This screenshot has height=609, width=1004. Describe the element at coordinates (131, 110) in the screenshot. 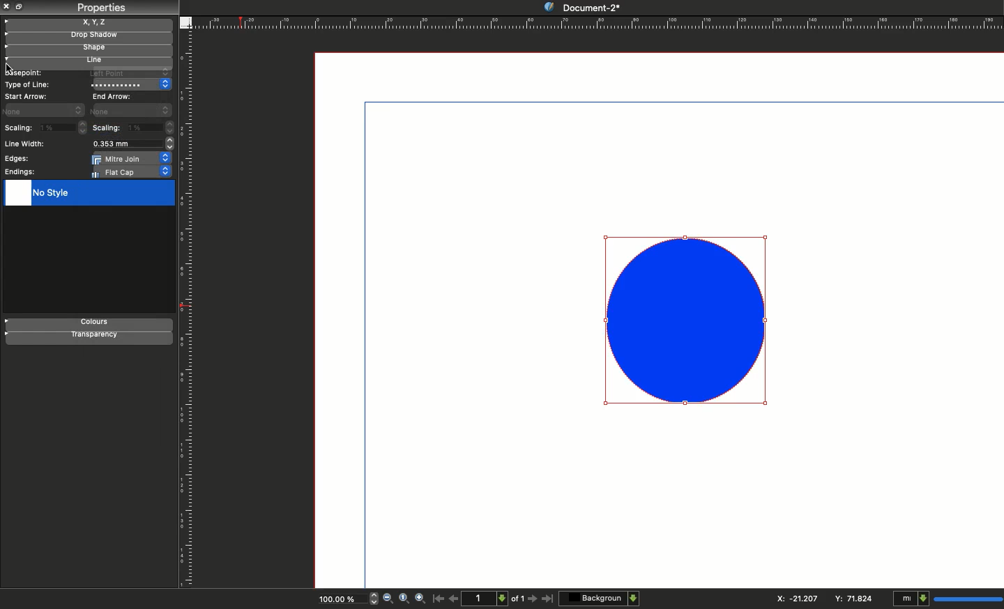

I see `None` at that location.